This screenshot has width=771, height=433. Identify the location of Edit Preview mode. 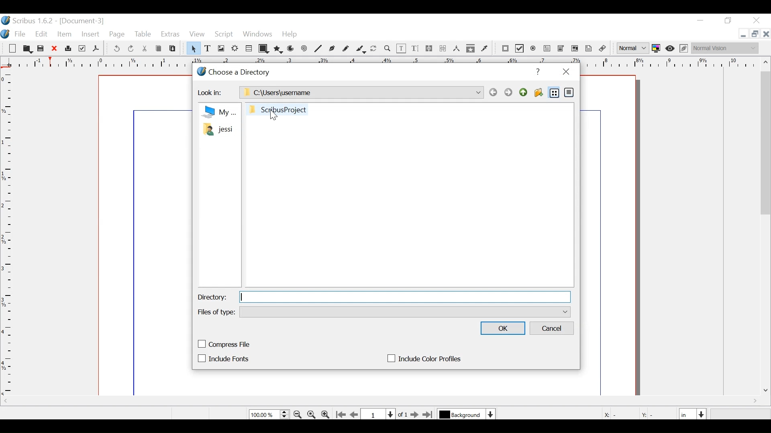
(685, 49).